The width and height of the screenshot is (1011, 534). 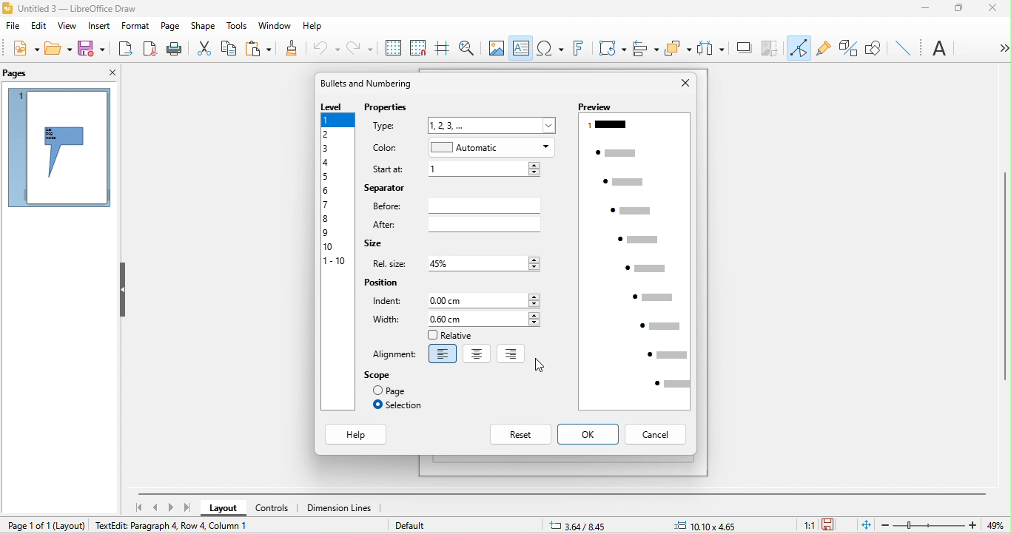 What do you see at coordinates (644, 47) in the screenshot?
I see `align object` at bounding box center [644, 47].